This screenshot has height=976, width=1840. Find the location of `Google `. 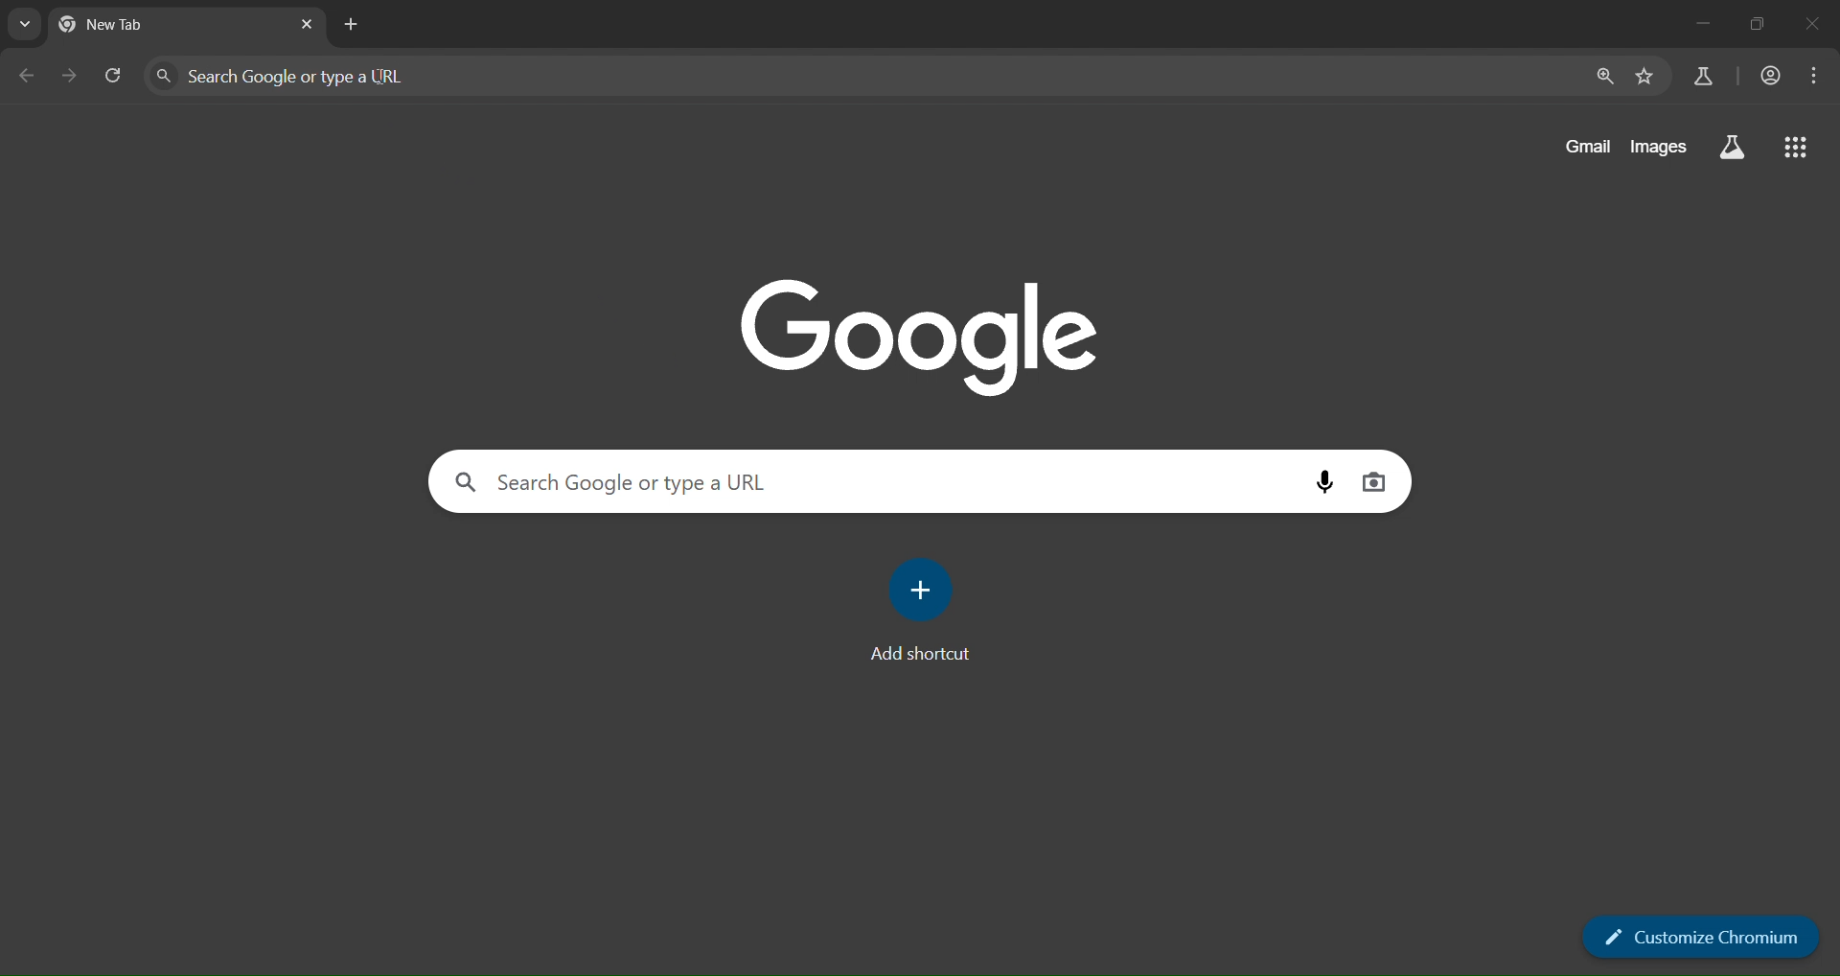

Google  is located at coordinates (919, 333).